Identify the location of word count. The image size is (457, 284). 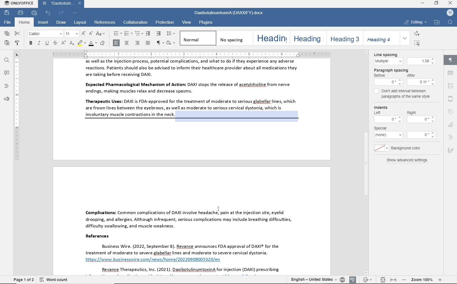
(55, 279).